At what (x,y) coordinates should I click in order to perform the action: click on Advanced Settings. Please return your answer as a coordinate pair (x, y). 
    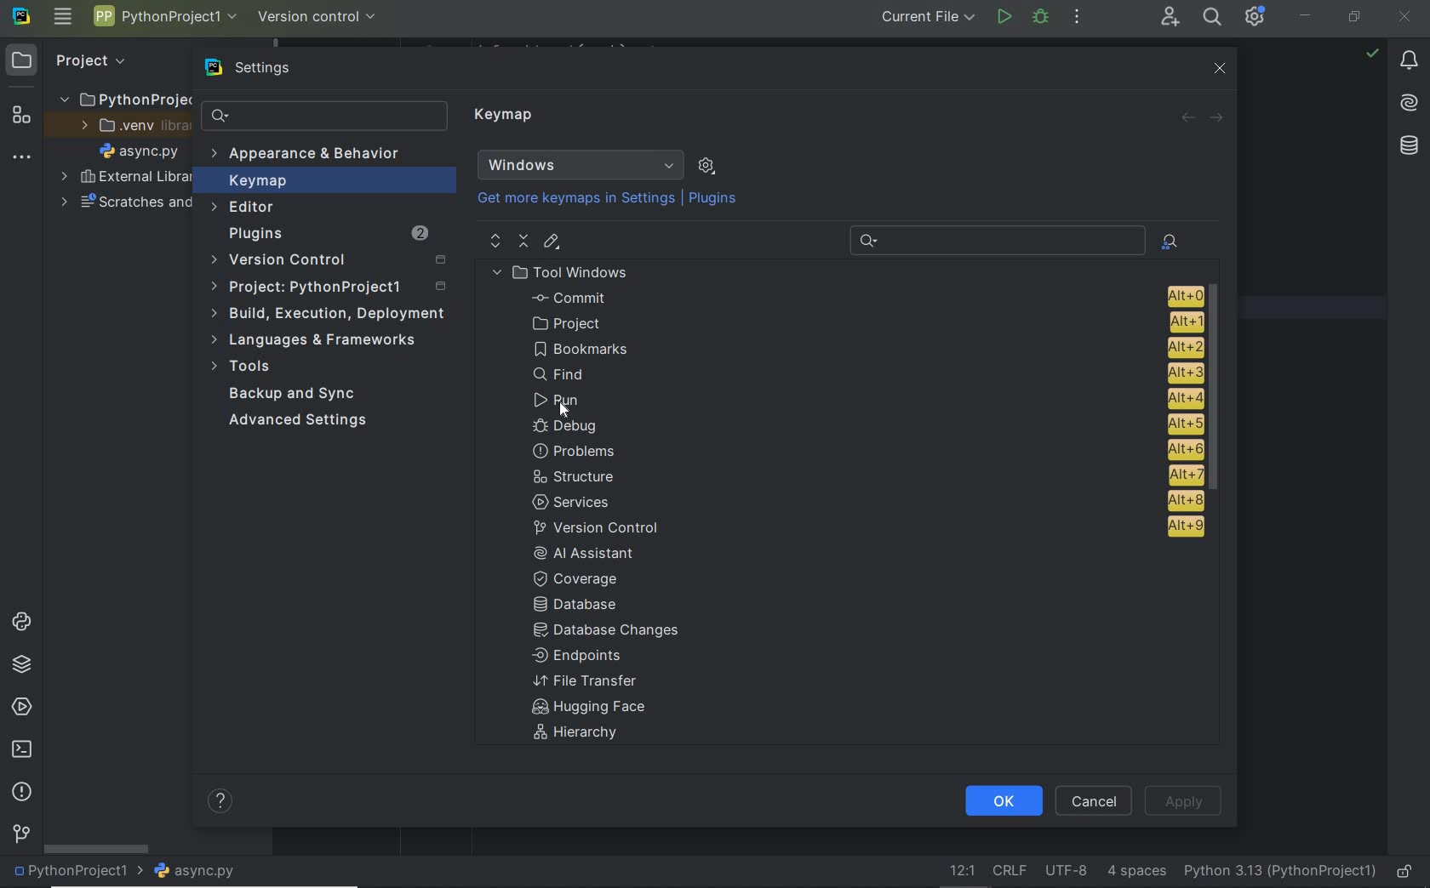
    Looking at the image, I should click on (301, 421).